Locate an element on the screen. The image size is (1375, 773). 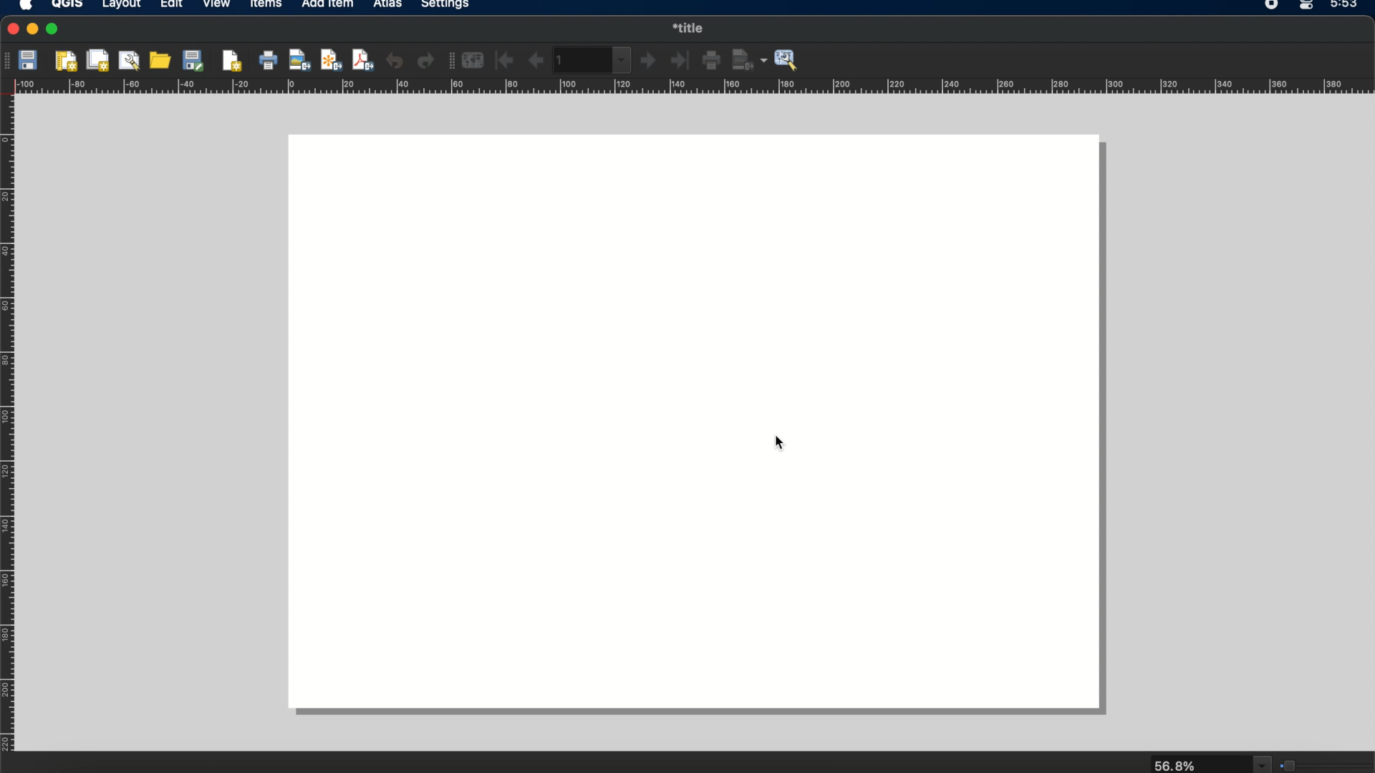
time is located at coordinates (1350, 6).